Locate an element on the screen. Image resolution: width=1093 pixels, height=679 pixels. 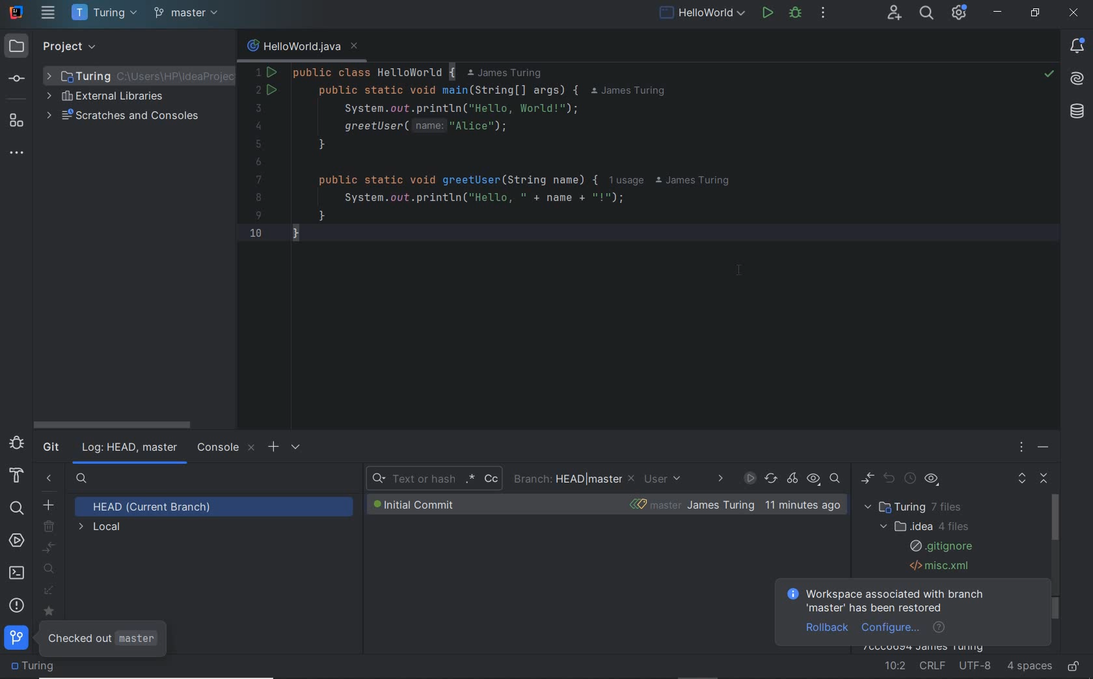
3 is located at coordinates (256, 108).